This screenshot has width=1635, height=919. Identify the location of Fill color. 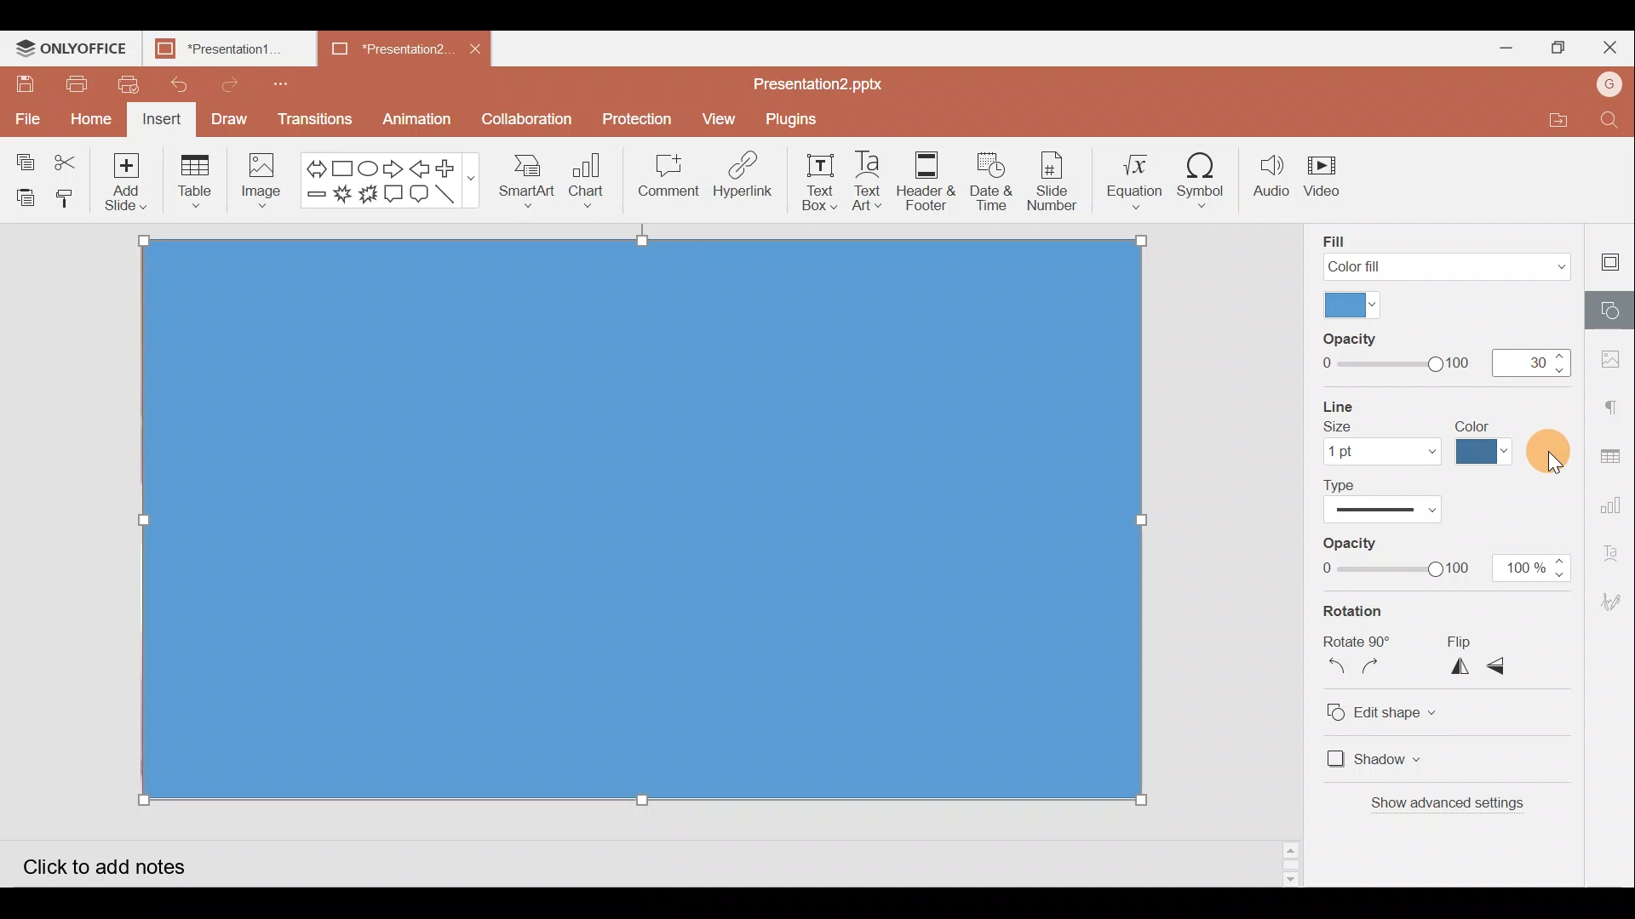
(1350, 303).